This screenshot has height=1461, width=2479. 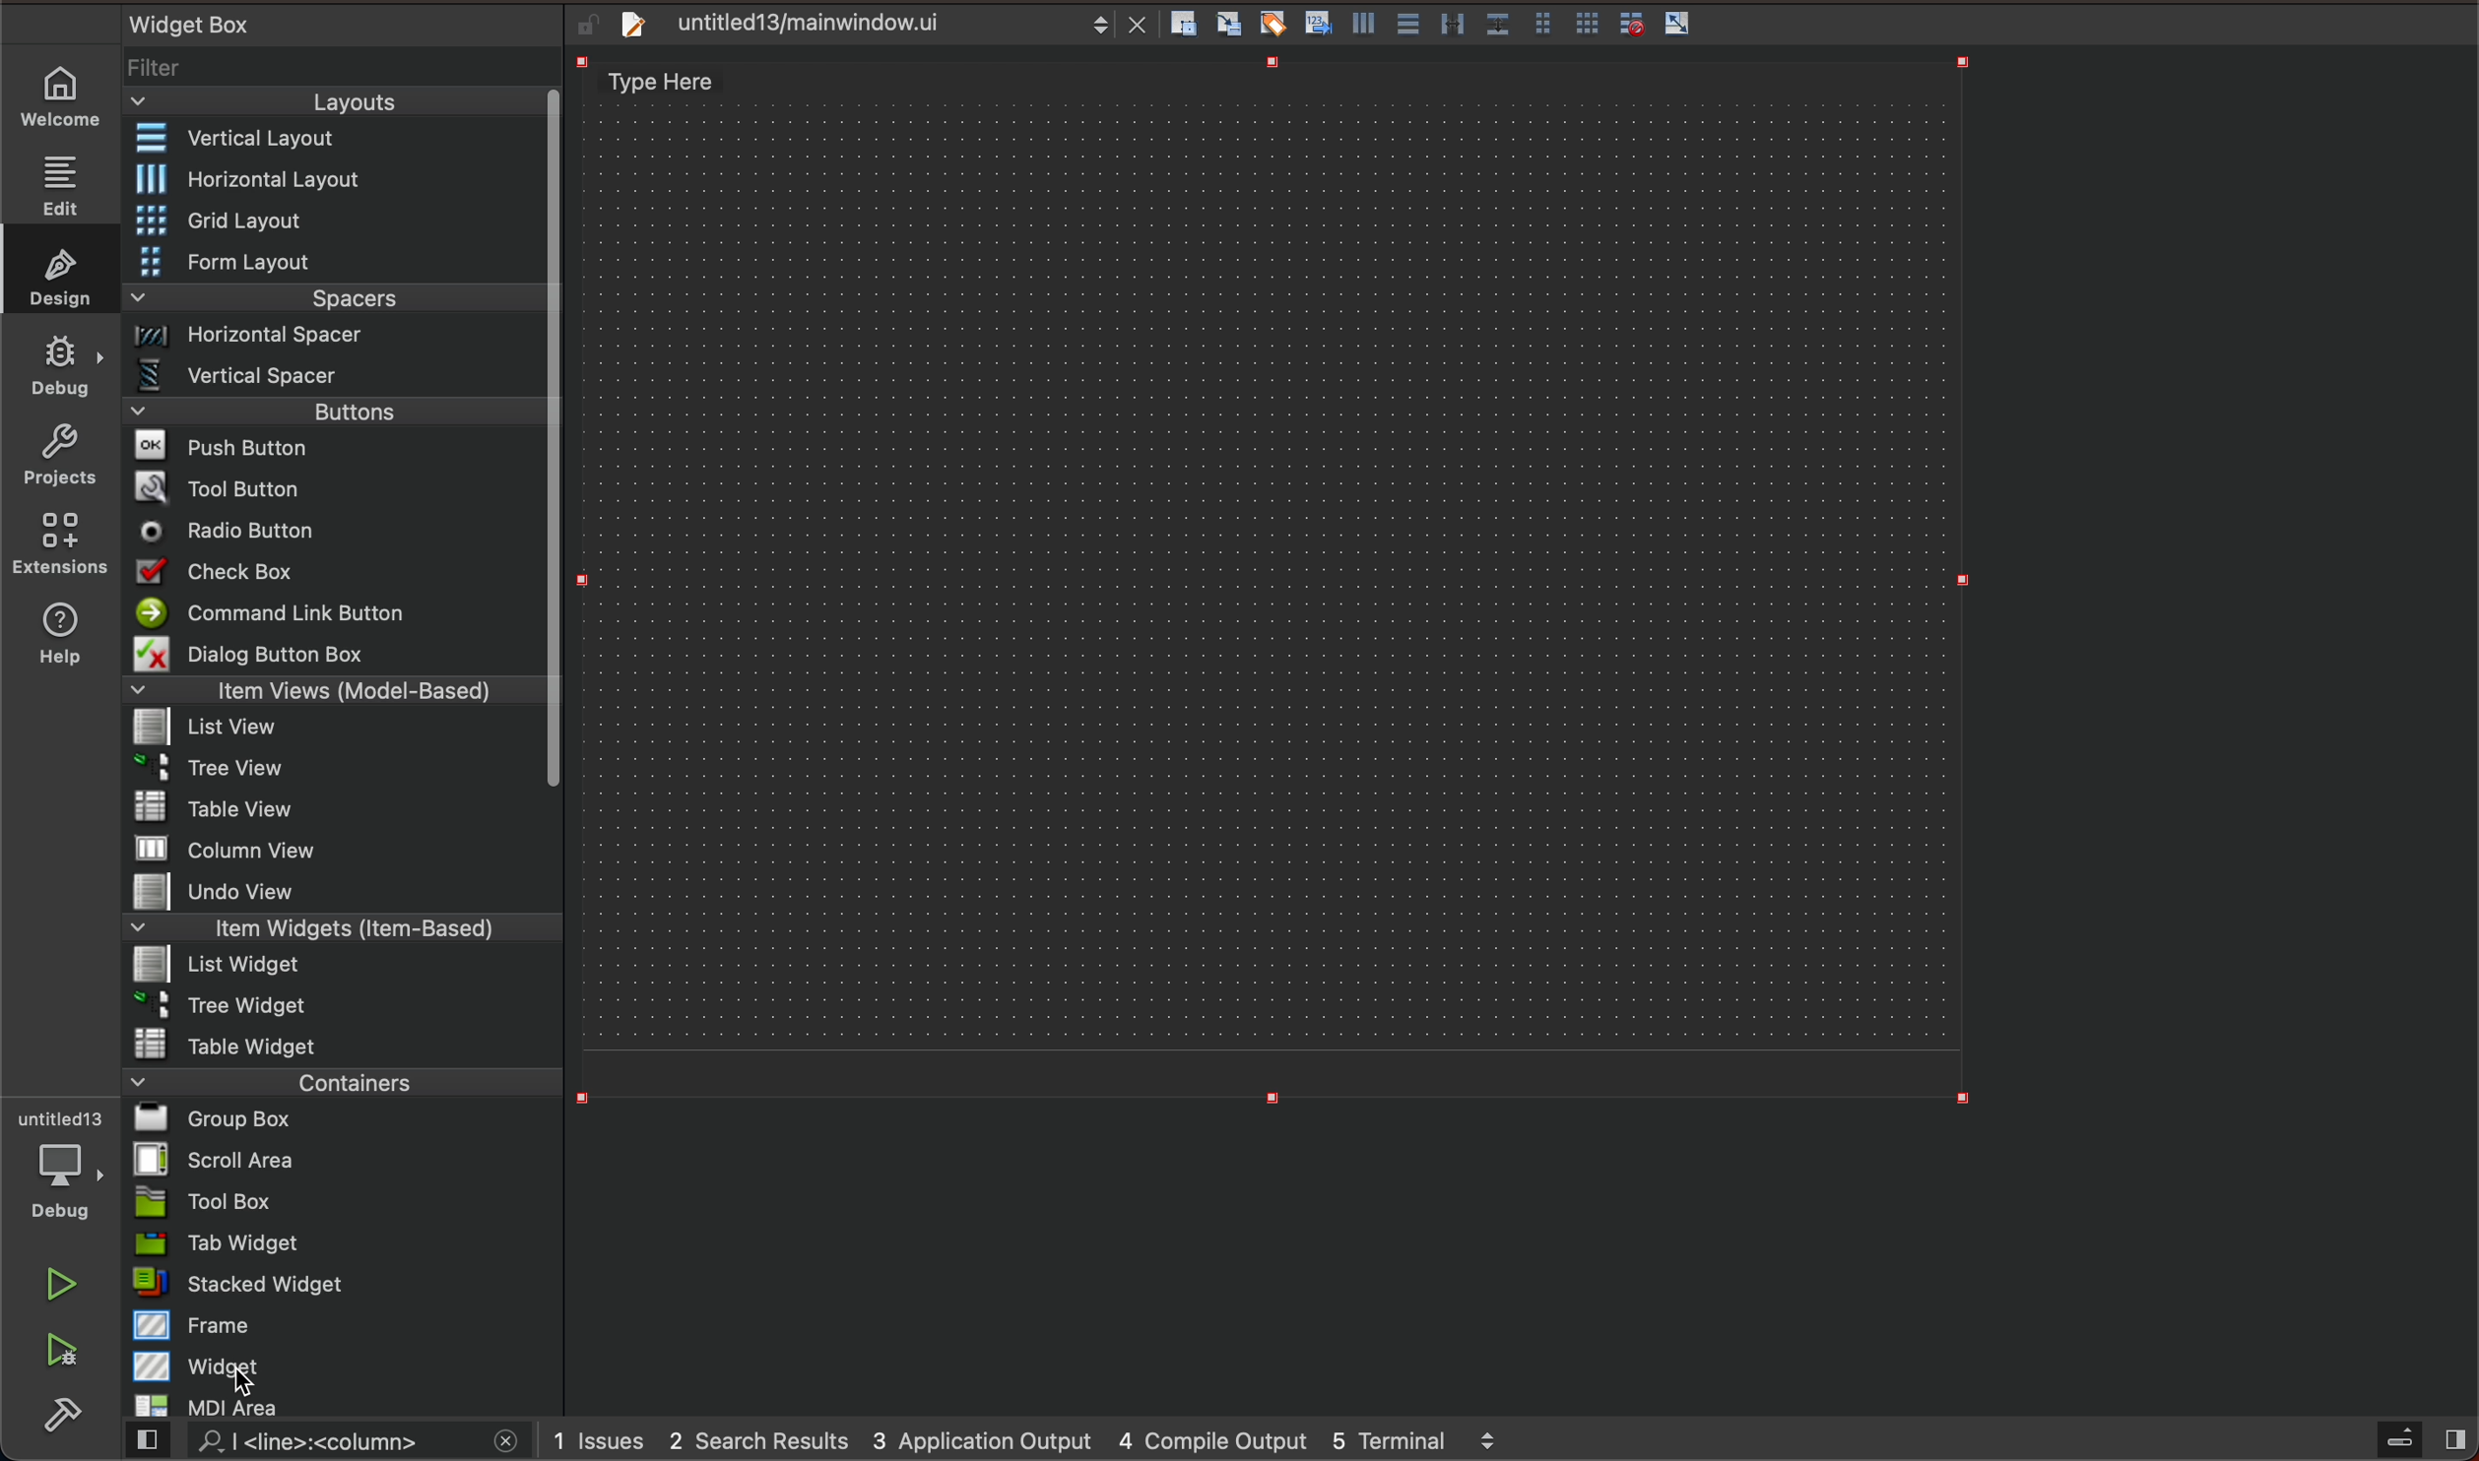 What do you see at coordinates (1691, 26) in the screenshot?
I see `` at bounding box center [1691, 26].